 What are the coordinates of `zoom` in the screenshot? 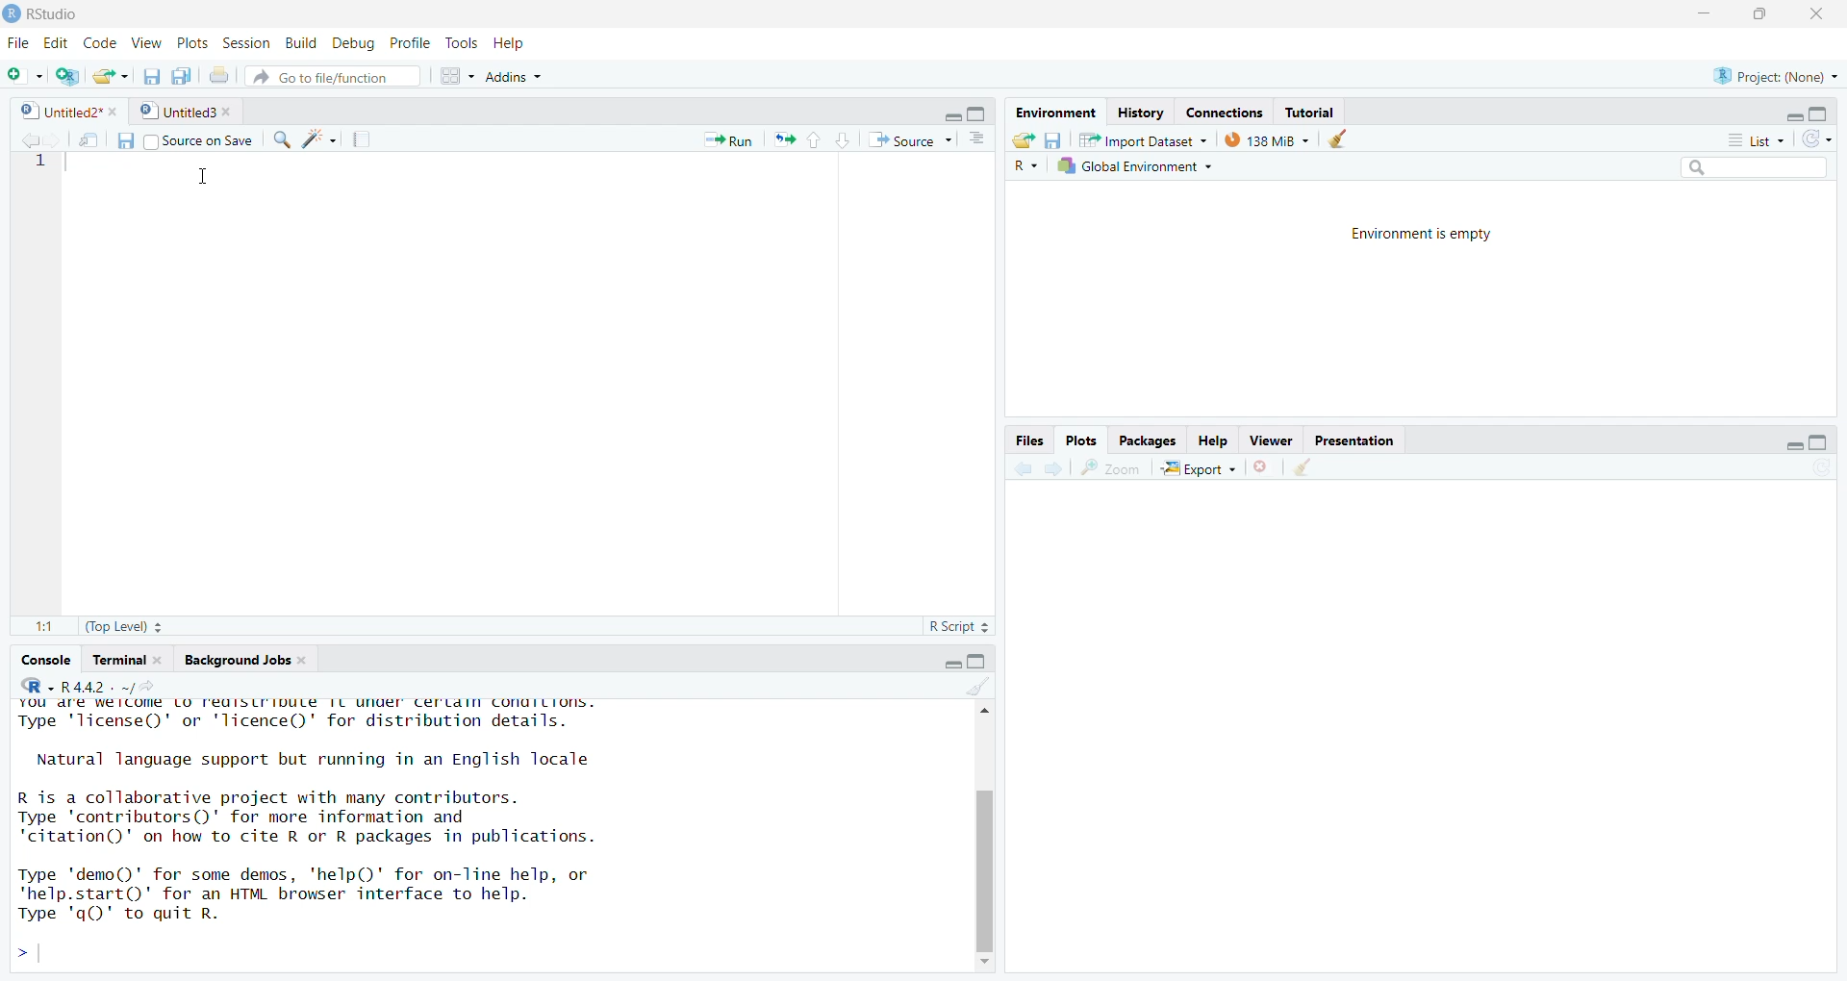 It's located at (1113, 468).